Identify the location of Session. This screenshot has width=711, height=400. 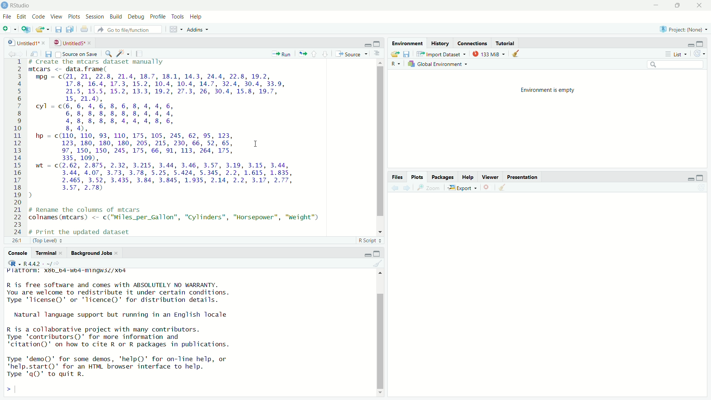
(95, 16).